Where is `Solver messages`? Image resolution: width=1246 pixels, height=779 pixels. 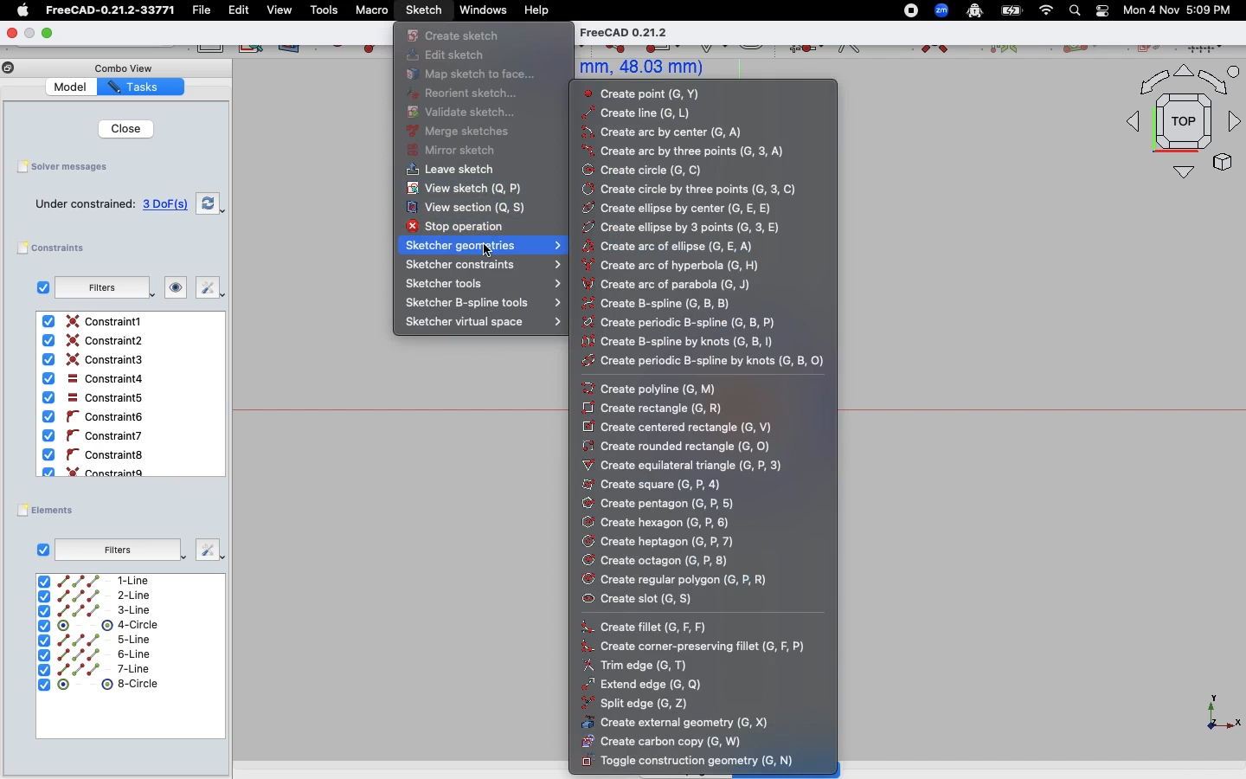
Solver messages is located at coordinates (67, 166).